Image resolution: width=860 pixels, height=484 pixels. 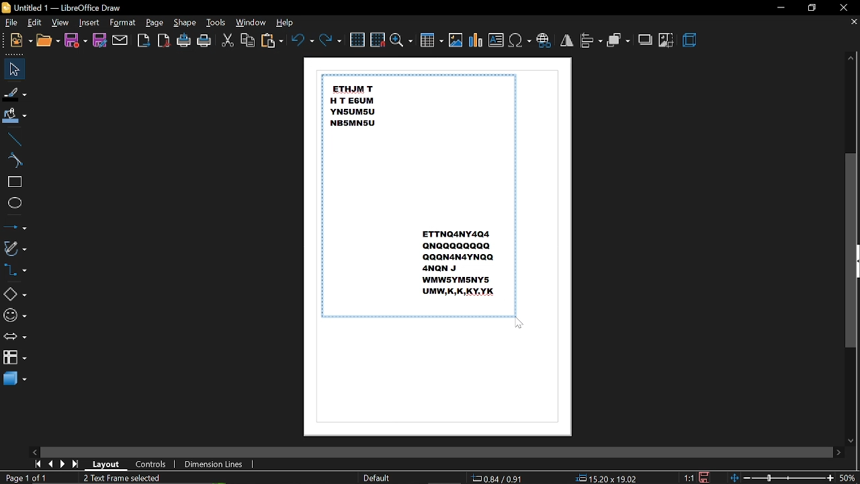 What do you see at coordinates (288, 22) in the screenshot?
I see `help` at bounding box center [288, 22].